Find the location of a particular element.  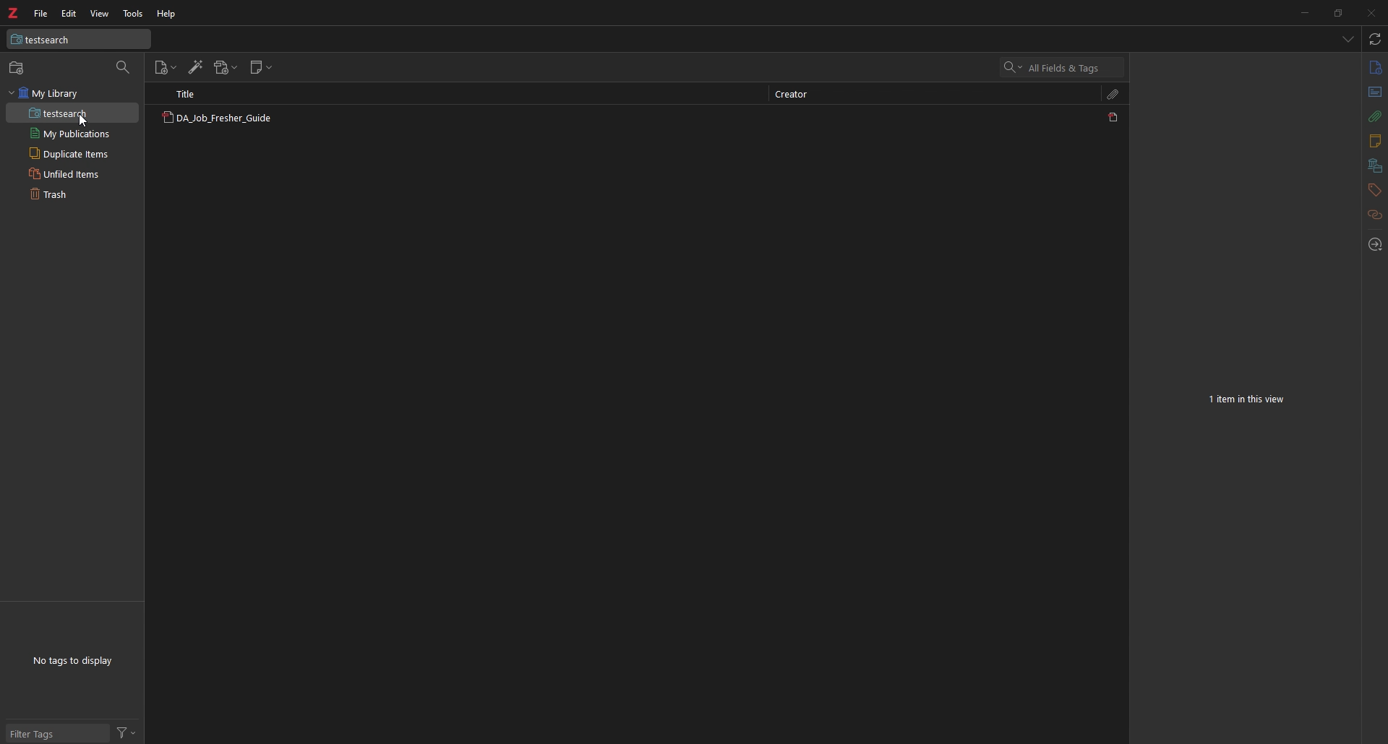

testsearch is located at coordinates (72, 113).